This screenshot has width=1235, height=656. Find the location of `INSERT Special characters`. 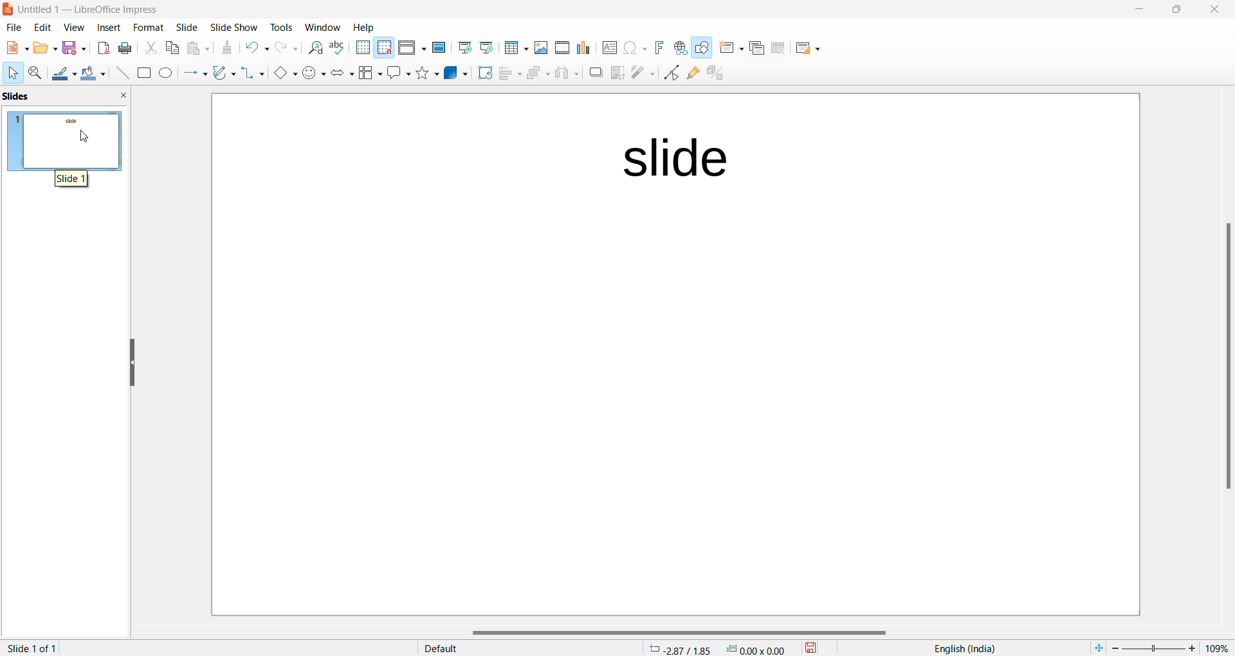

INSERT Special characters is located at coordinates (632, 48).